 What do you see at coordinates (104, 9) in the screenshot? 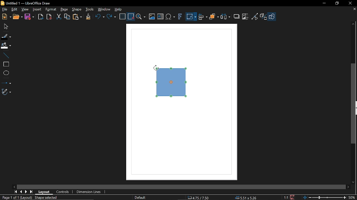
I see `Window` at bounding box center [104, 9].